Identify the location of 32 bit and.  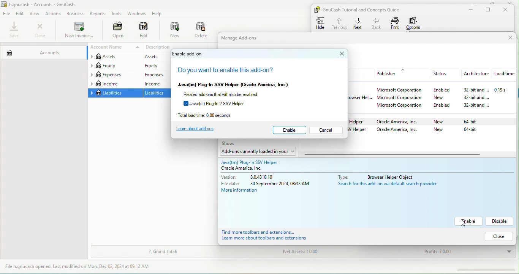
(476, 98).